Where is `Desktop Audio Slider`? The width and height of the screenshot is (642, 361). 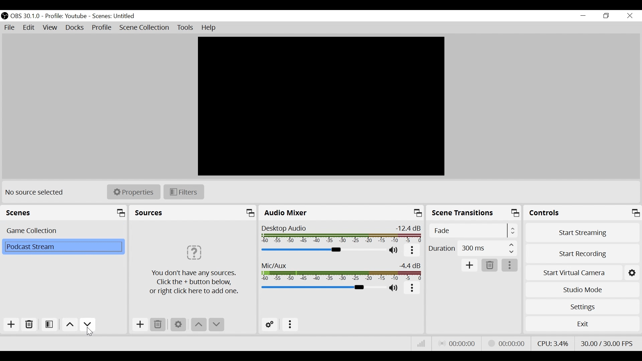 Desktop Audio Slider is located at coordinates (324, 250).